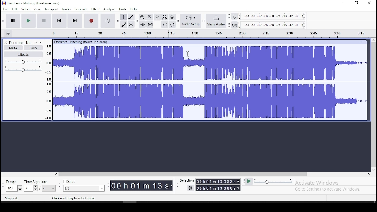 Image resolution: width=377 pixels, height=212 pixels. What do you see at coordinates (13, 48) in the screenshot?
I see `mute` at bounding box center [13, 48].